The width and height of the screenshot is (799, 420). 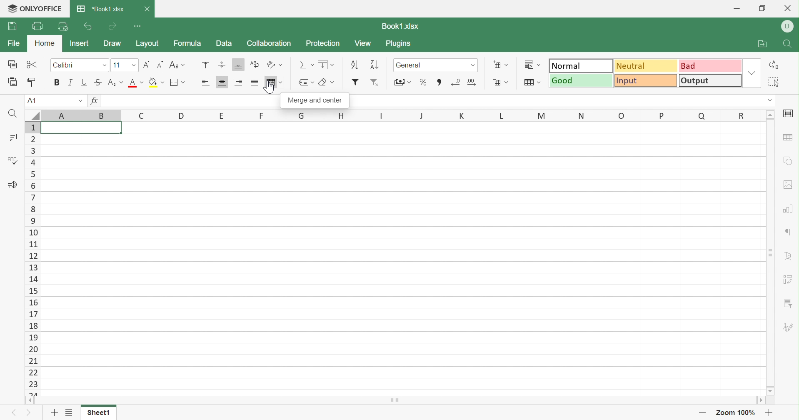 I want to click on Row Numbers, so click(x=32, y=258).